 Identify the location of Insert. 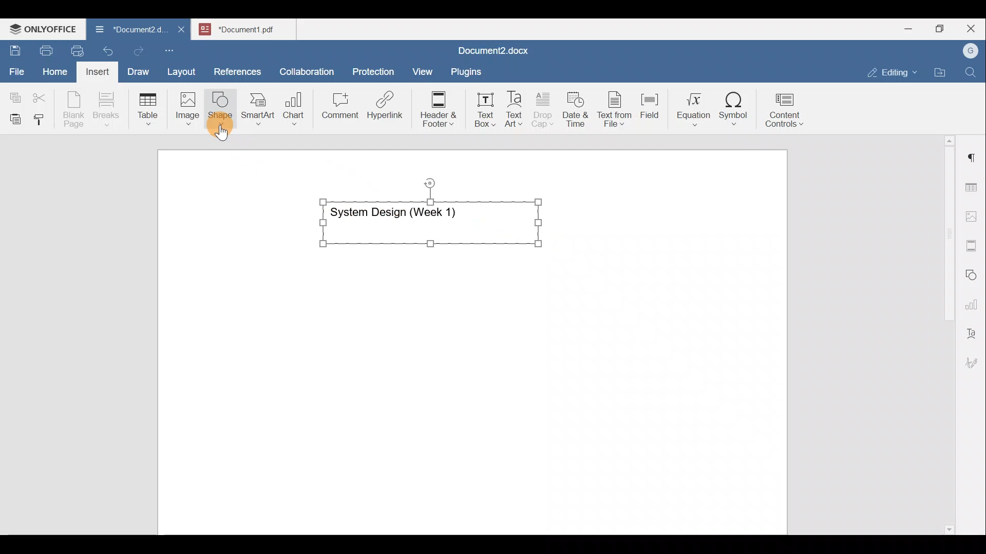
(94, 70).